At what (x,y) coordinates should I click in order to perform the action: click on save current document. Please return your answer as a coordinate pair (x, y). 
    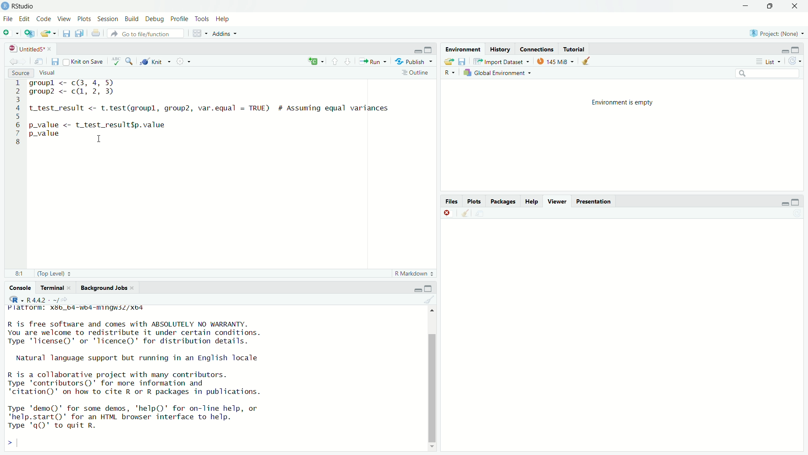
    Looking at the image, I should click on (66, 33).